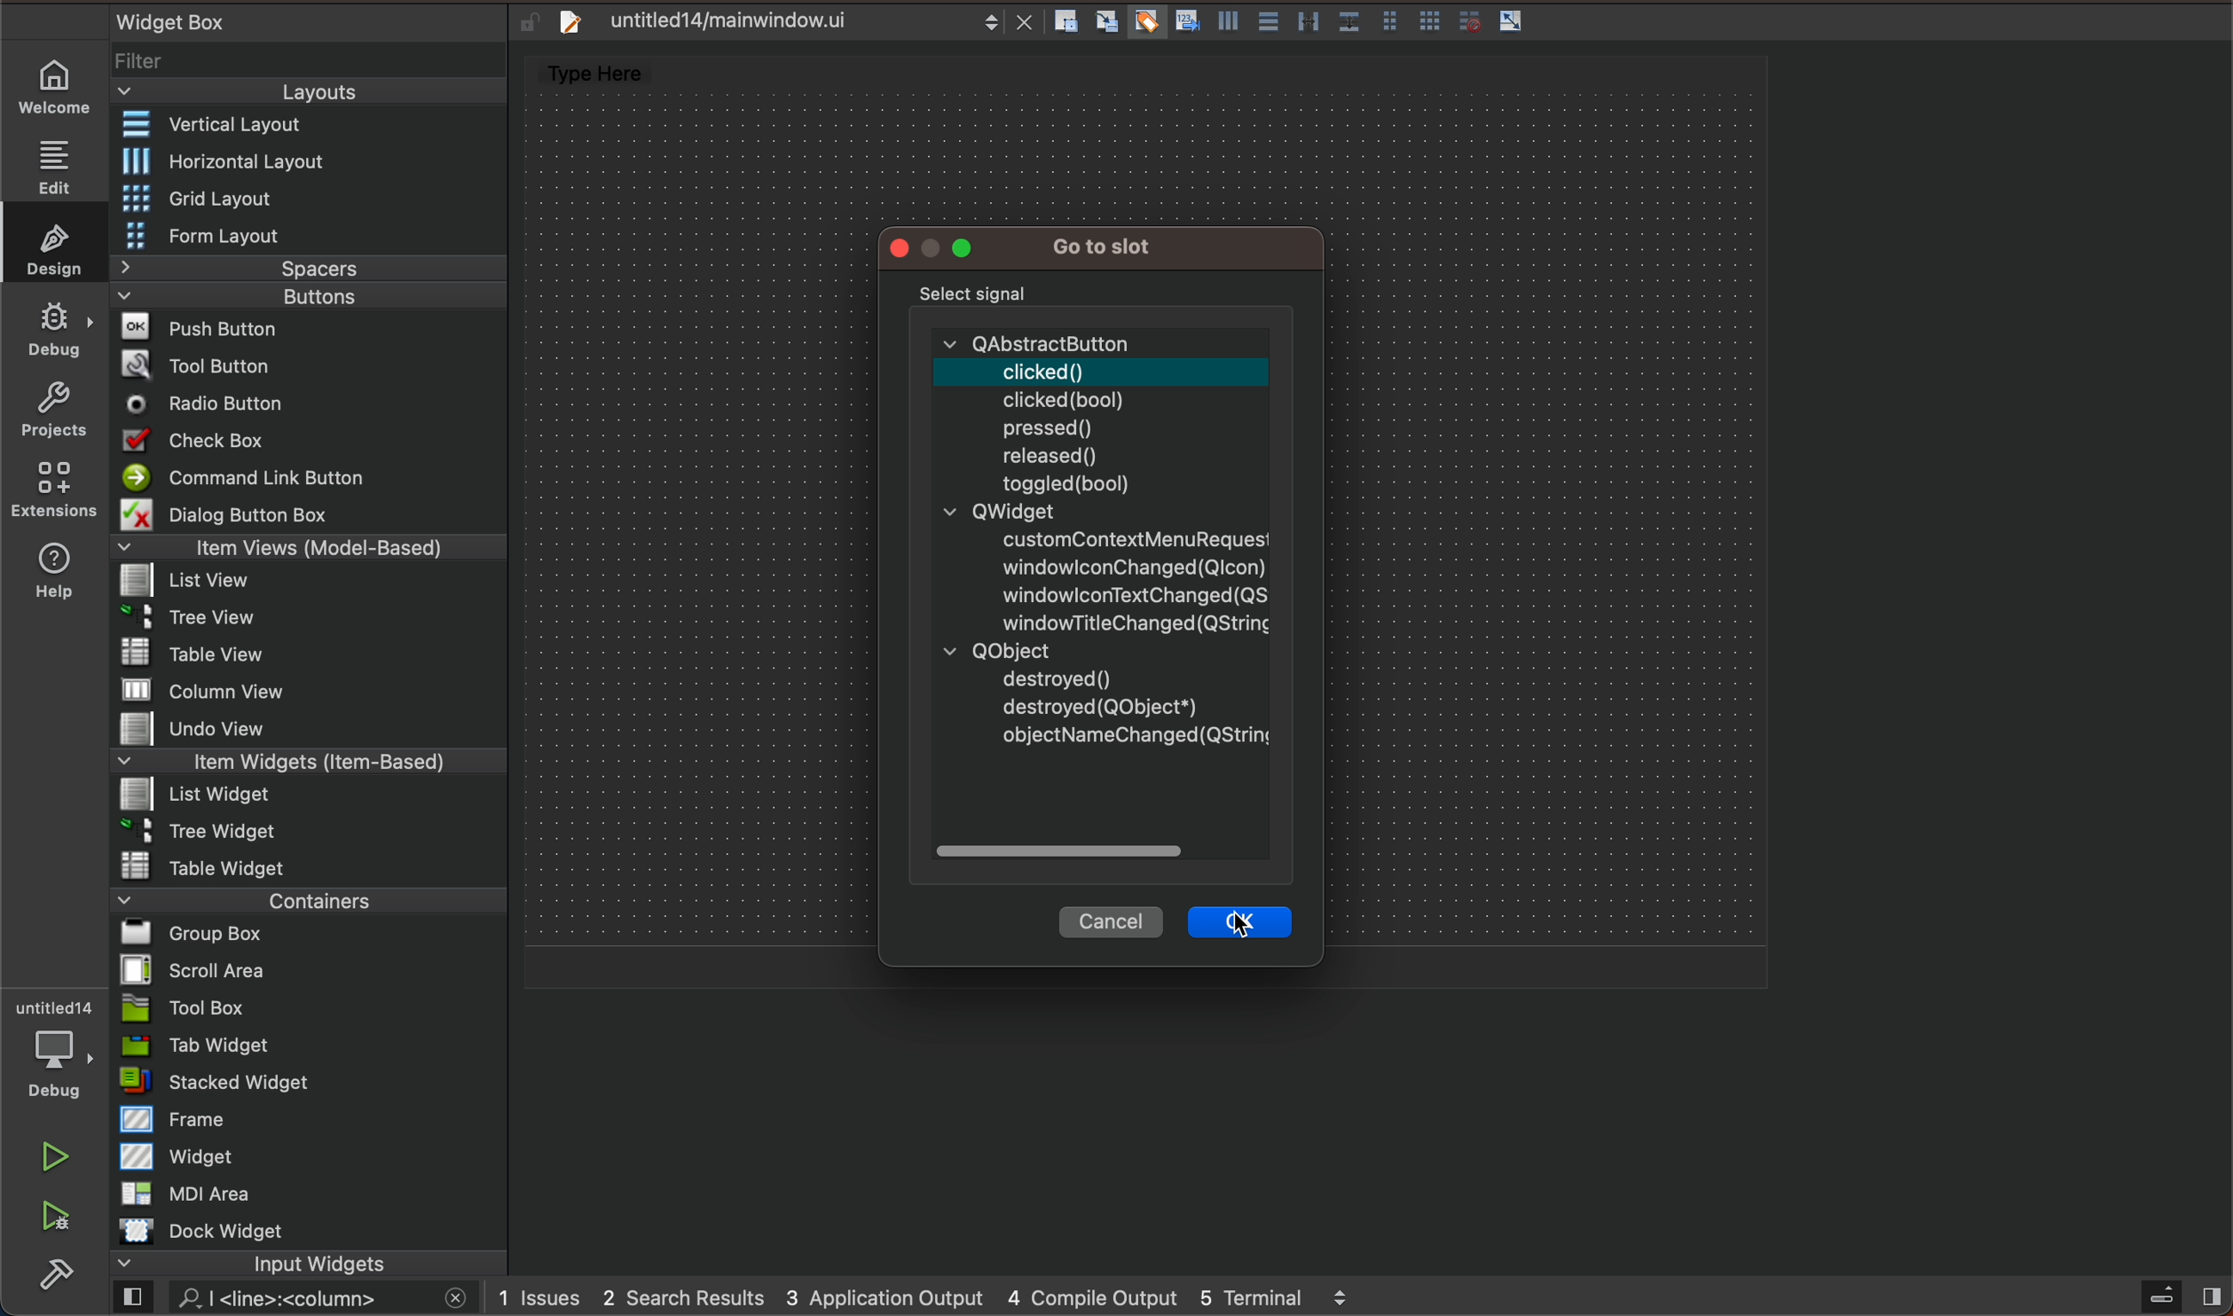 The image size is (2233, 1316). What do you see at coordinates (1060, 854) in the screenshot?
I see `scroll bar` at bounding box center [1060, 854].